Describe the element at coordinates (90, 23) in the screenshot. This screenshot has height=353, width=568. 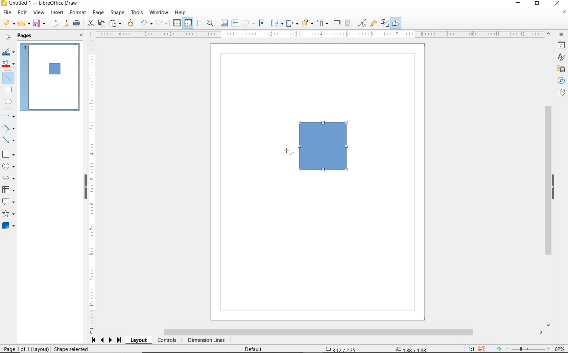
I see `CUT` at that location.